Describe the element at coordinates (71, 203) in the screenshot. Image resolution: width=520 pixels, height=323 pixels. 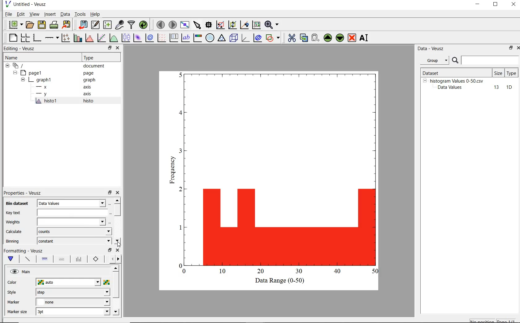
I see `data values` at that location.